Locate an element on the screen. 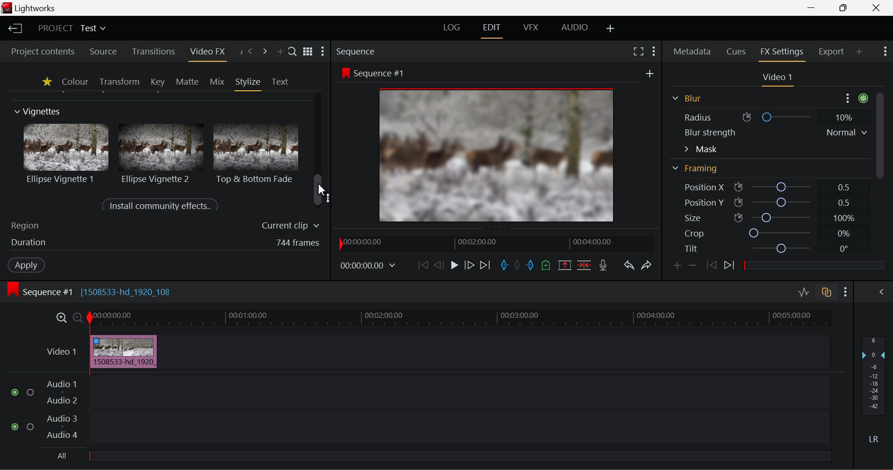 The width and height of the screenshot is (893, 470). Close is located at coordinates (875, 7).